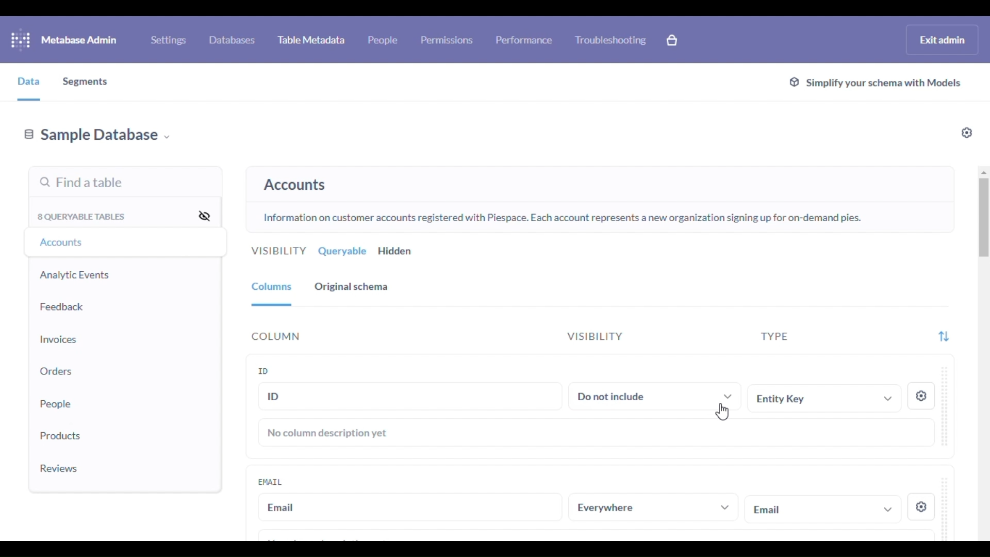 Image resolution: width=990 pixels, height=557 pixels. Describe the element at coordinates (943, 39) in the screenshot. I see `exit admin` at that location.